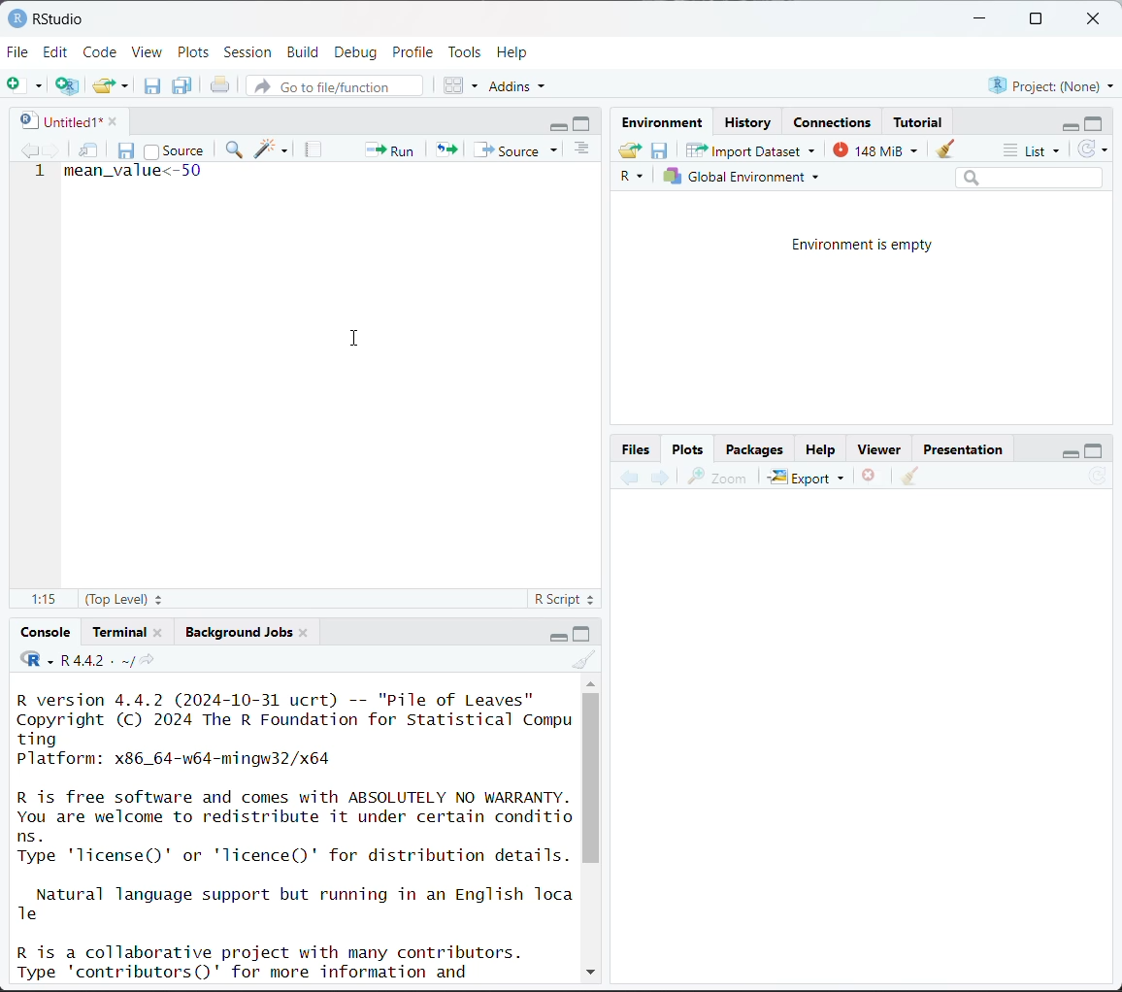 The width and height of the screenshot is (1122, 992). Describe the element at coordinates (1095, 122) in the screenshot. I see `maximize` at that location.